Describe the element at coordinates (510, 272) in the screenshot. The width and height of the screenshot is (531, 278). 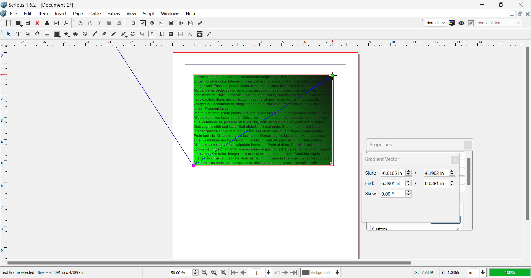
I see `Display Appearance` at that location.